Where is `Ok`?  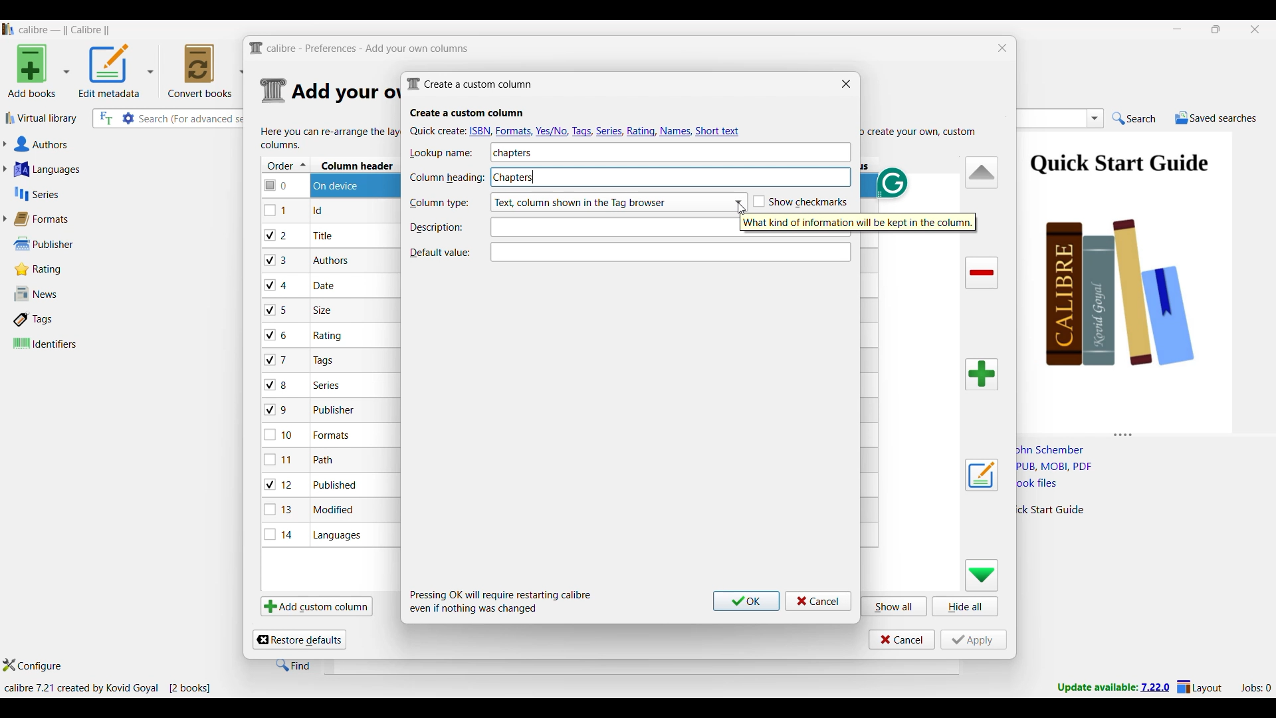
Ok is located at coordinates (746, 601).